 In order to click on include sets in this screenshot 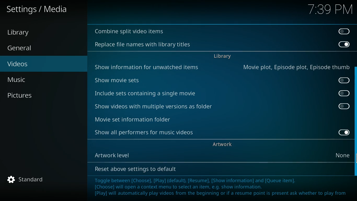, I will do `click(156, 94)`.